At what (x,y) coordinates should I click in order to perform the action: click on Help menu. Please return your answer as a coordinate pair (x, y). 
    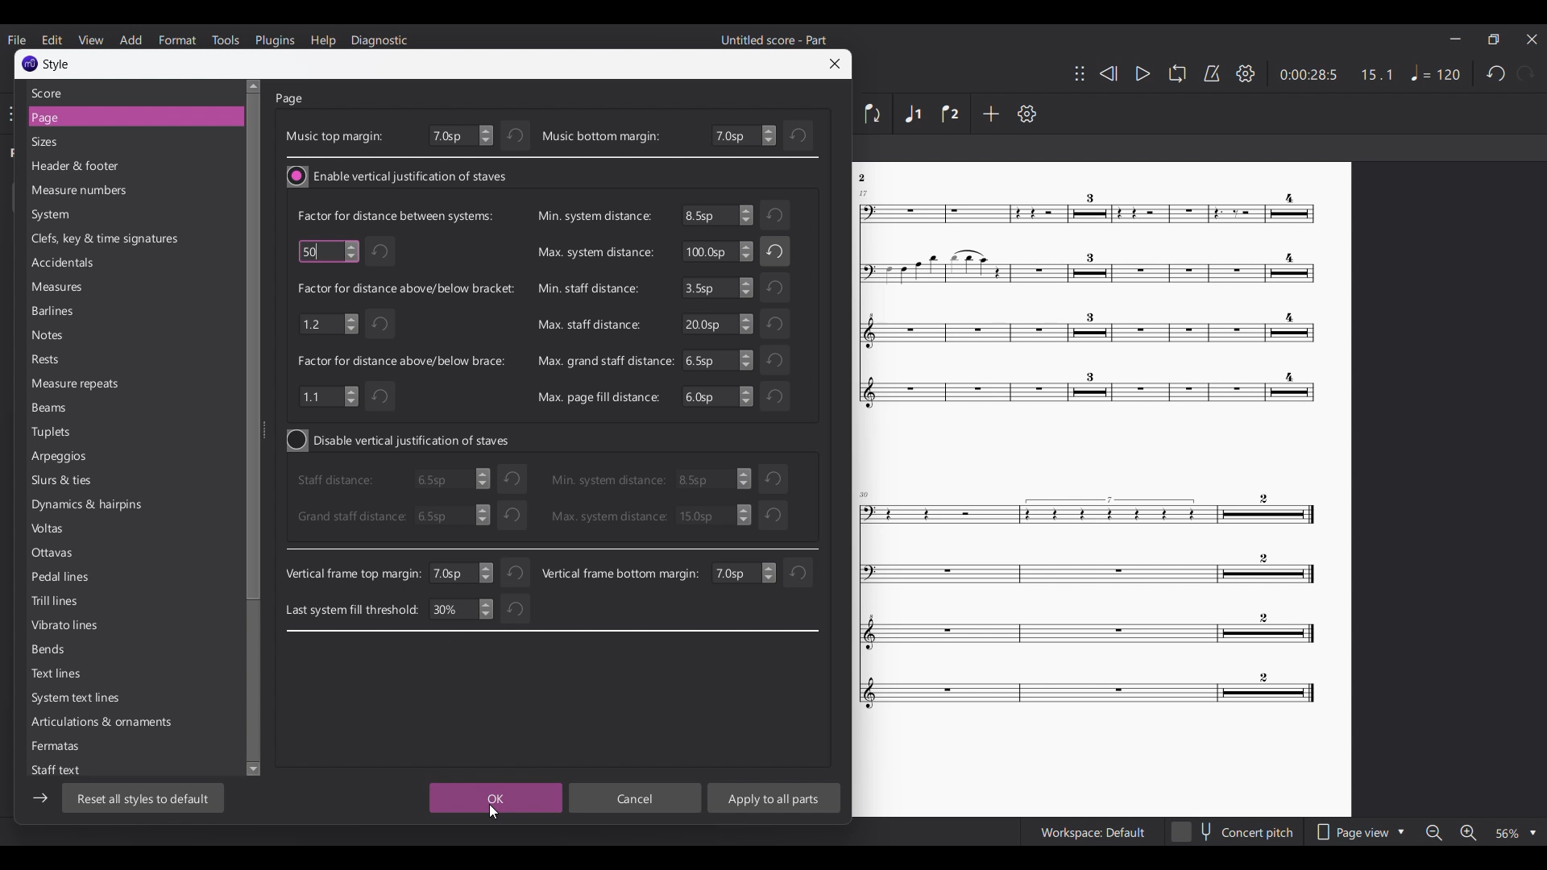
    Looking at the image, I should click on (322, 41).